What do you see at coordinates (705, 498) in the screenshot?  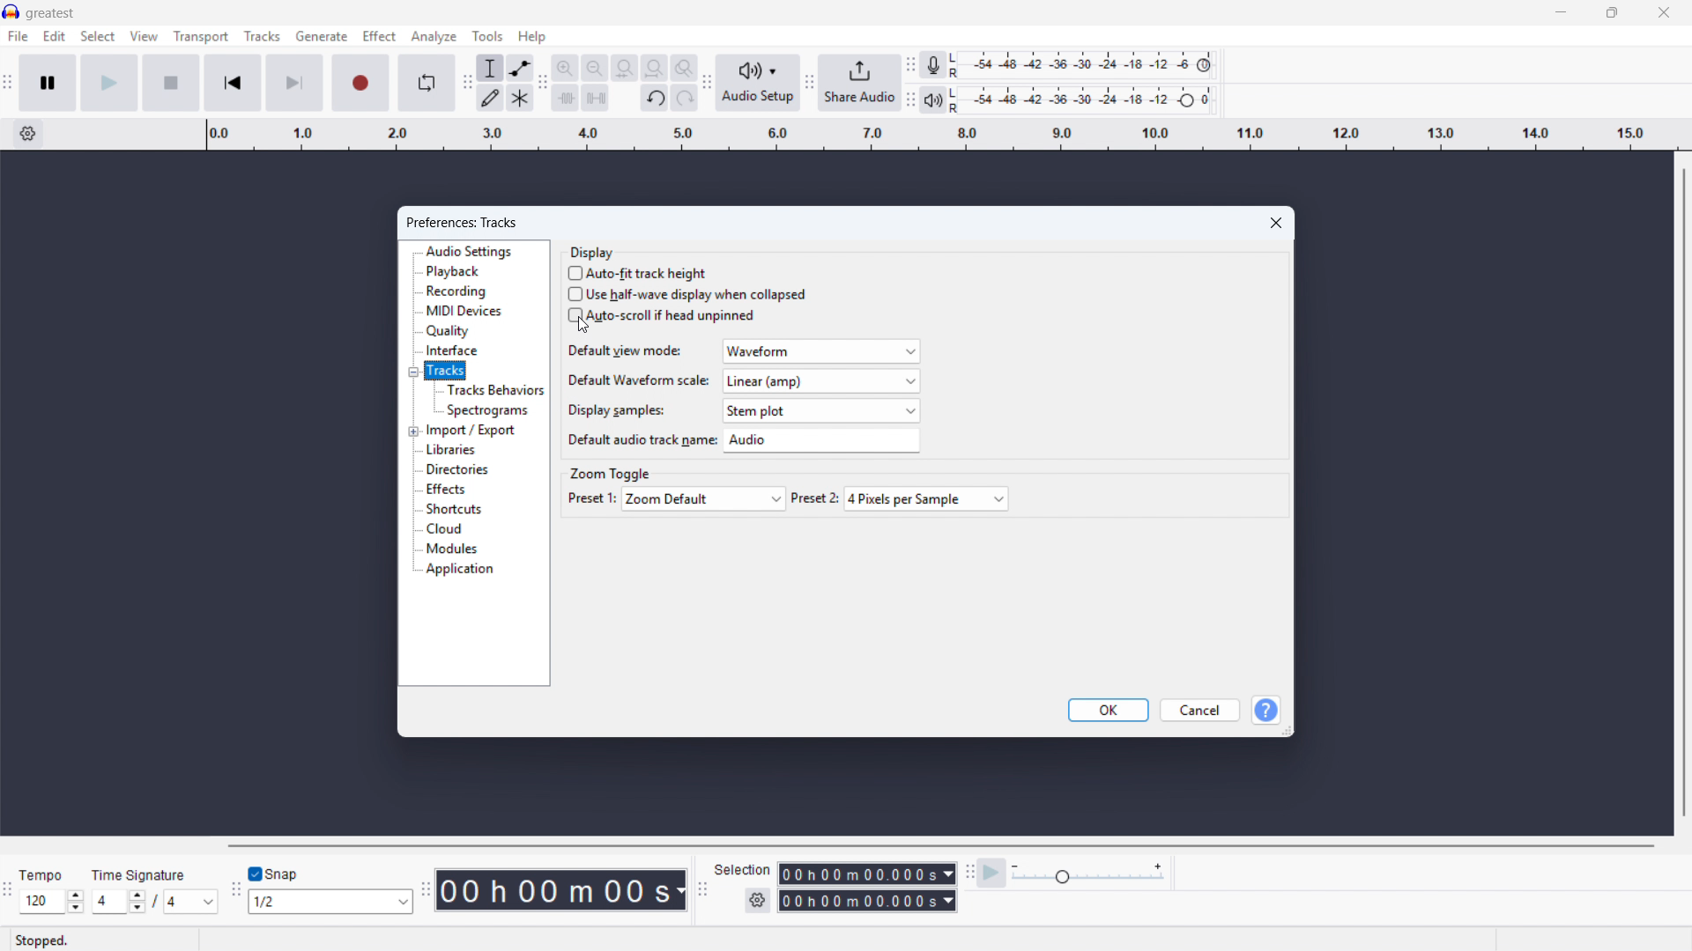 I see `Preset one ` at bounding box center [705, 498].